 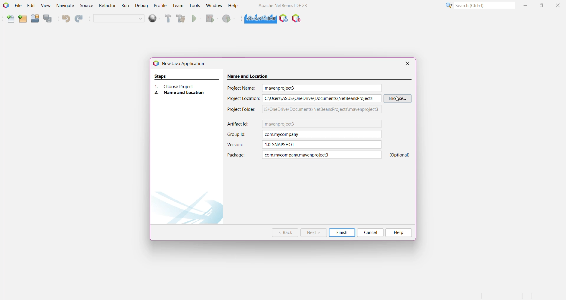 What do you see at coordinates (398, 98) in the screenshot?
I see `Browse to select a required location` at bounding box center [398, 98].